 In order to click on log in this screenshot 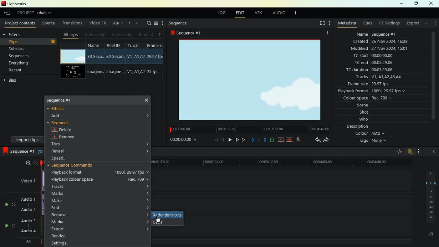, I will do `click(220, 13)`.